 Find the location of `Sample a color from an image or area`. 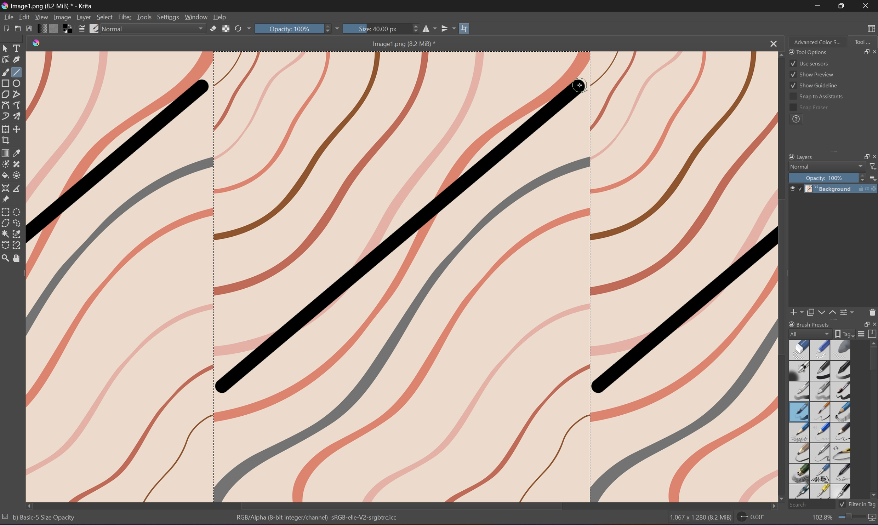

Sample a color from an image or area is located at coordinates (18, 152).